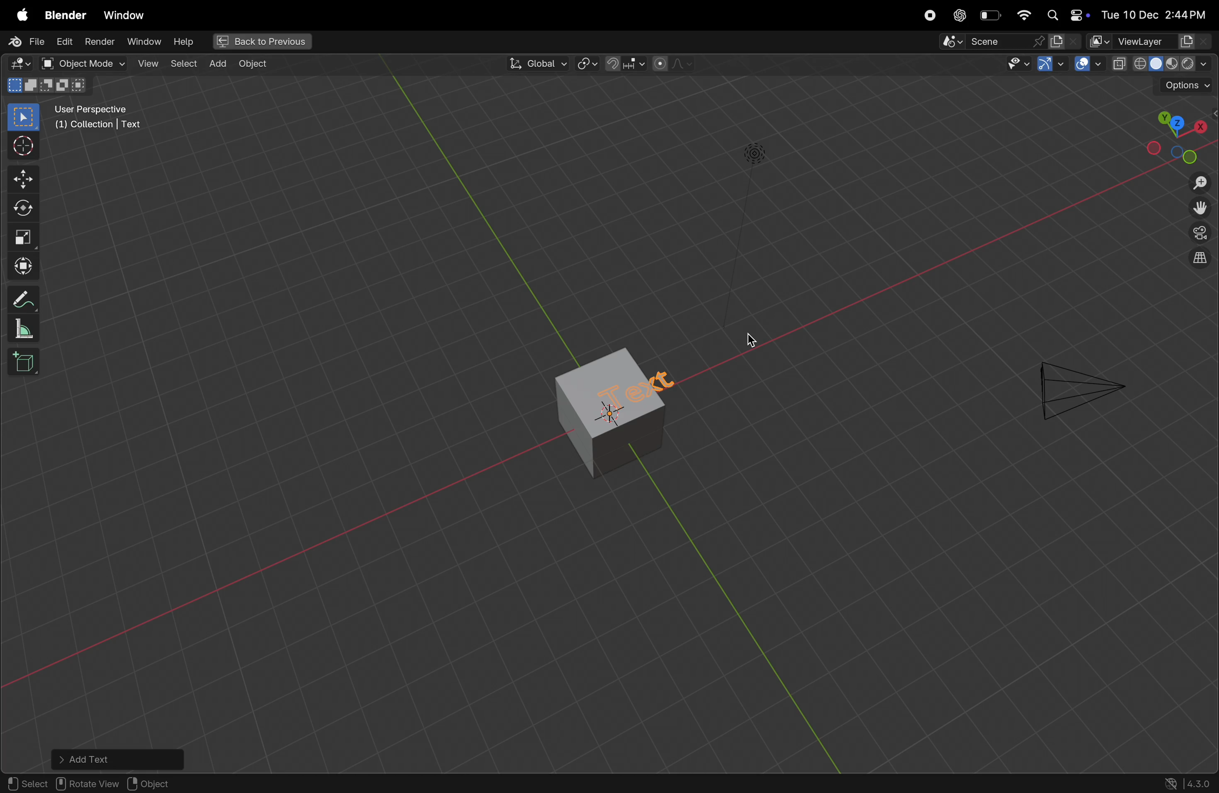  Describe the element at coordinates (87, 783) in the screenshot. I see `Pan view` at that location.